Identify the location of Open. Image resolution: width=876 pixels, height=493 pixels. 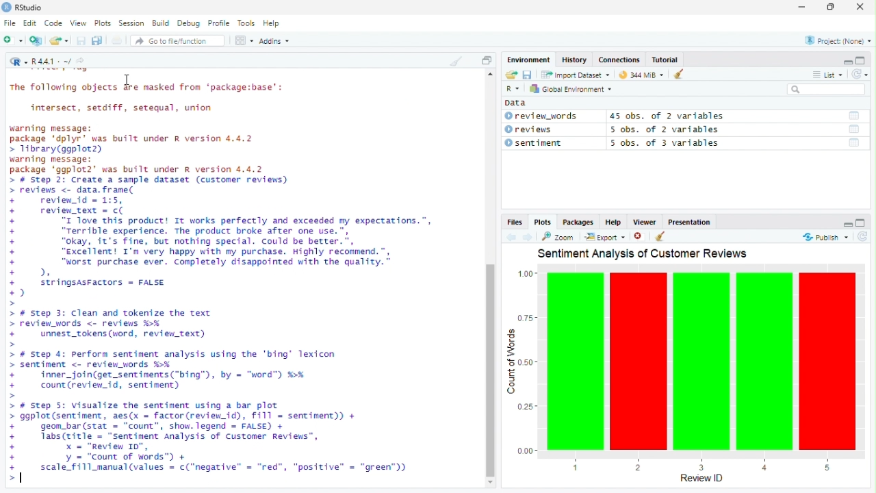
(512, 75).